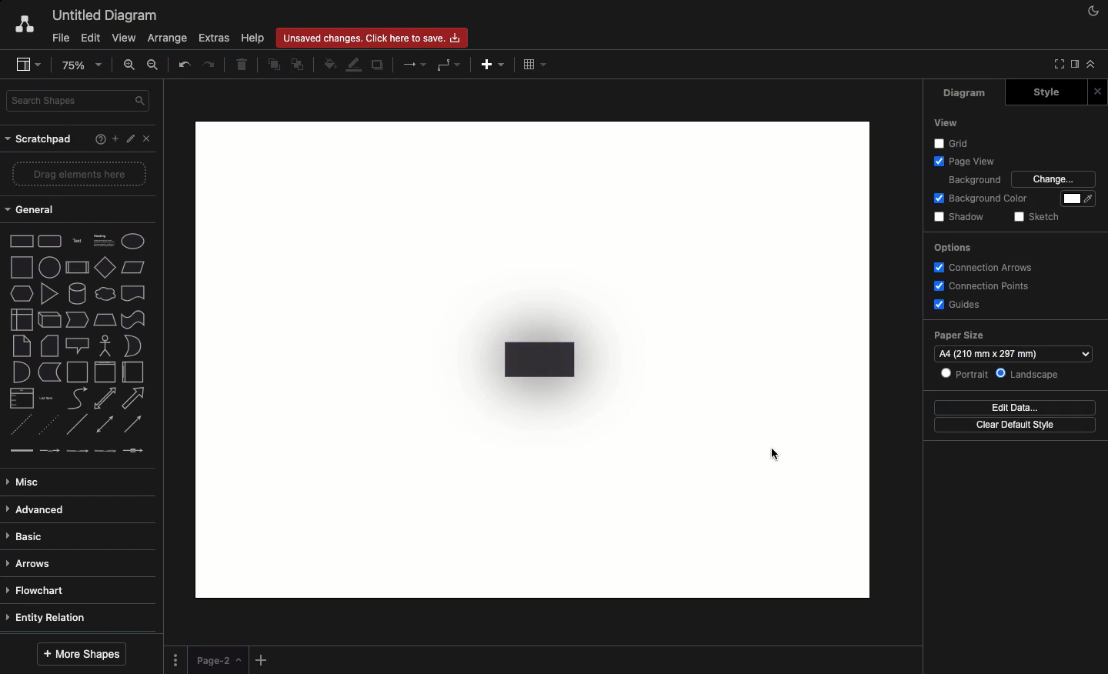 The height and width of the screenshot is (674, 1108). Describe the element at coordinates (48, 425) in the screenshot. I see `dotted line` at that location.